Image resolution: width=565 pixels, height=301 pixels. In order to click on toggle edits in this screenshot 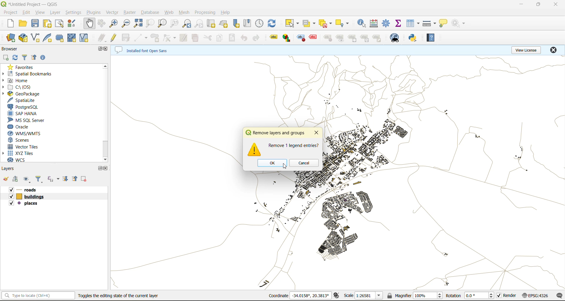, I will do `click(114, 37)`.